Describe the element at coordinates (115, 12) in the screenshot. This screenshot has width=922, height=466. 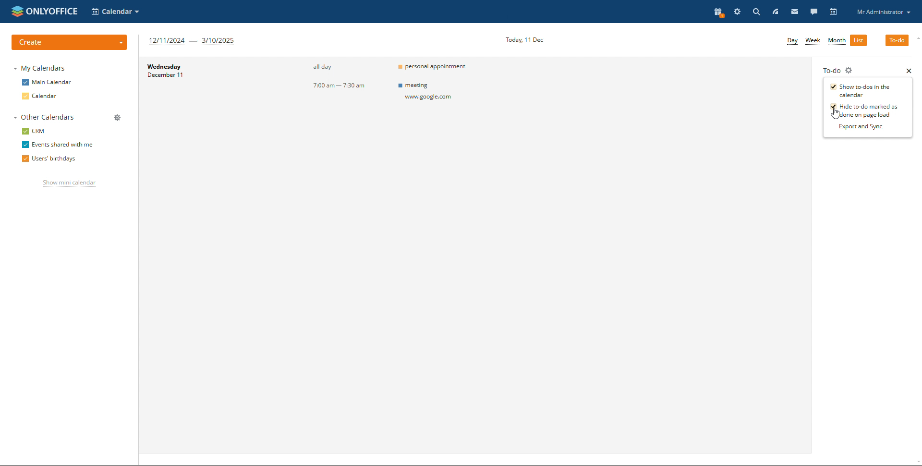
I see `select application` at that location.